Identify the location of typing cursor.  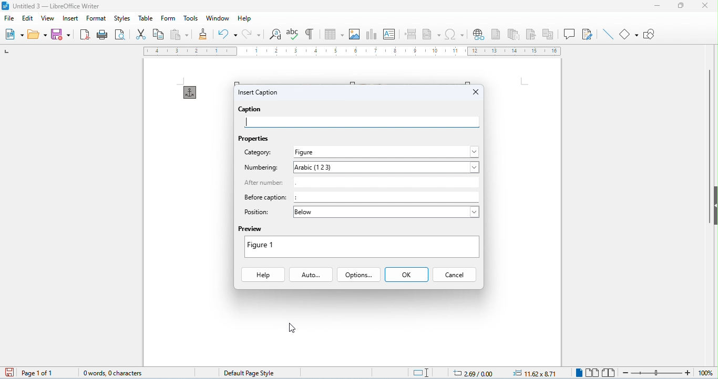
(247, 121).